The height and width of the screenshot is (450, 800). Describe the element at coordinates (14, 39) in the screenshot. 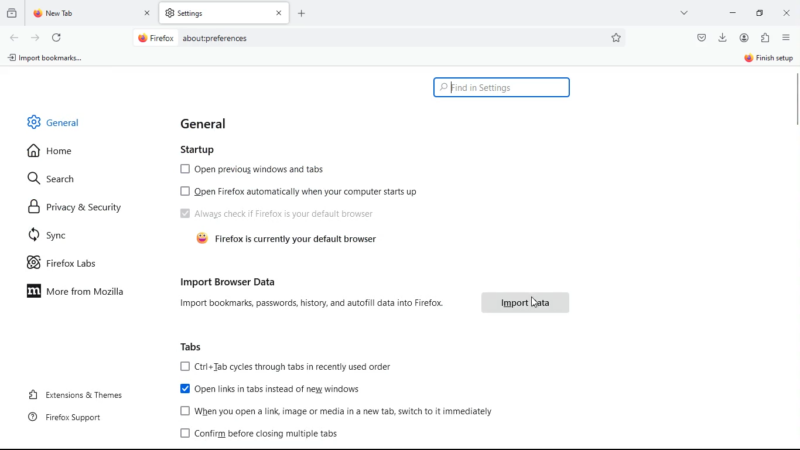

I see `back` at that location.